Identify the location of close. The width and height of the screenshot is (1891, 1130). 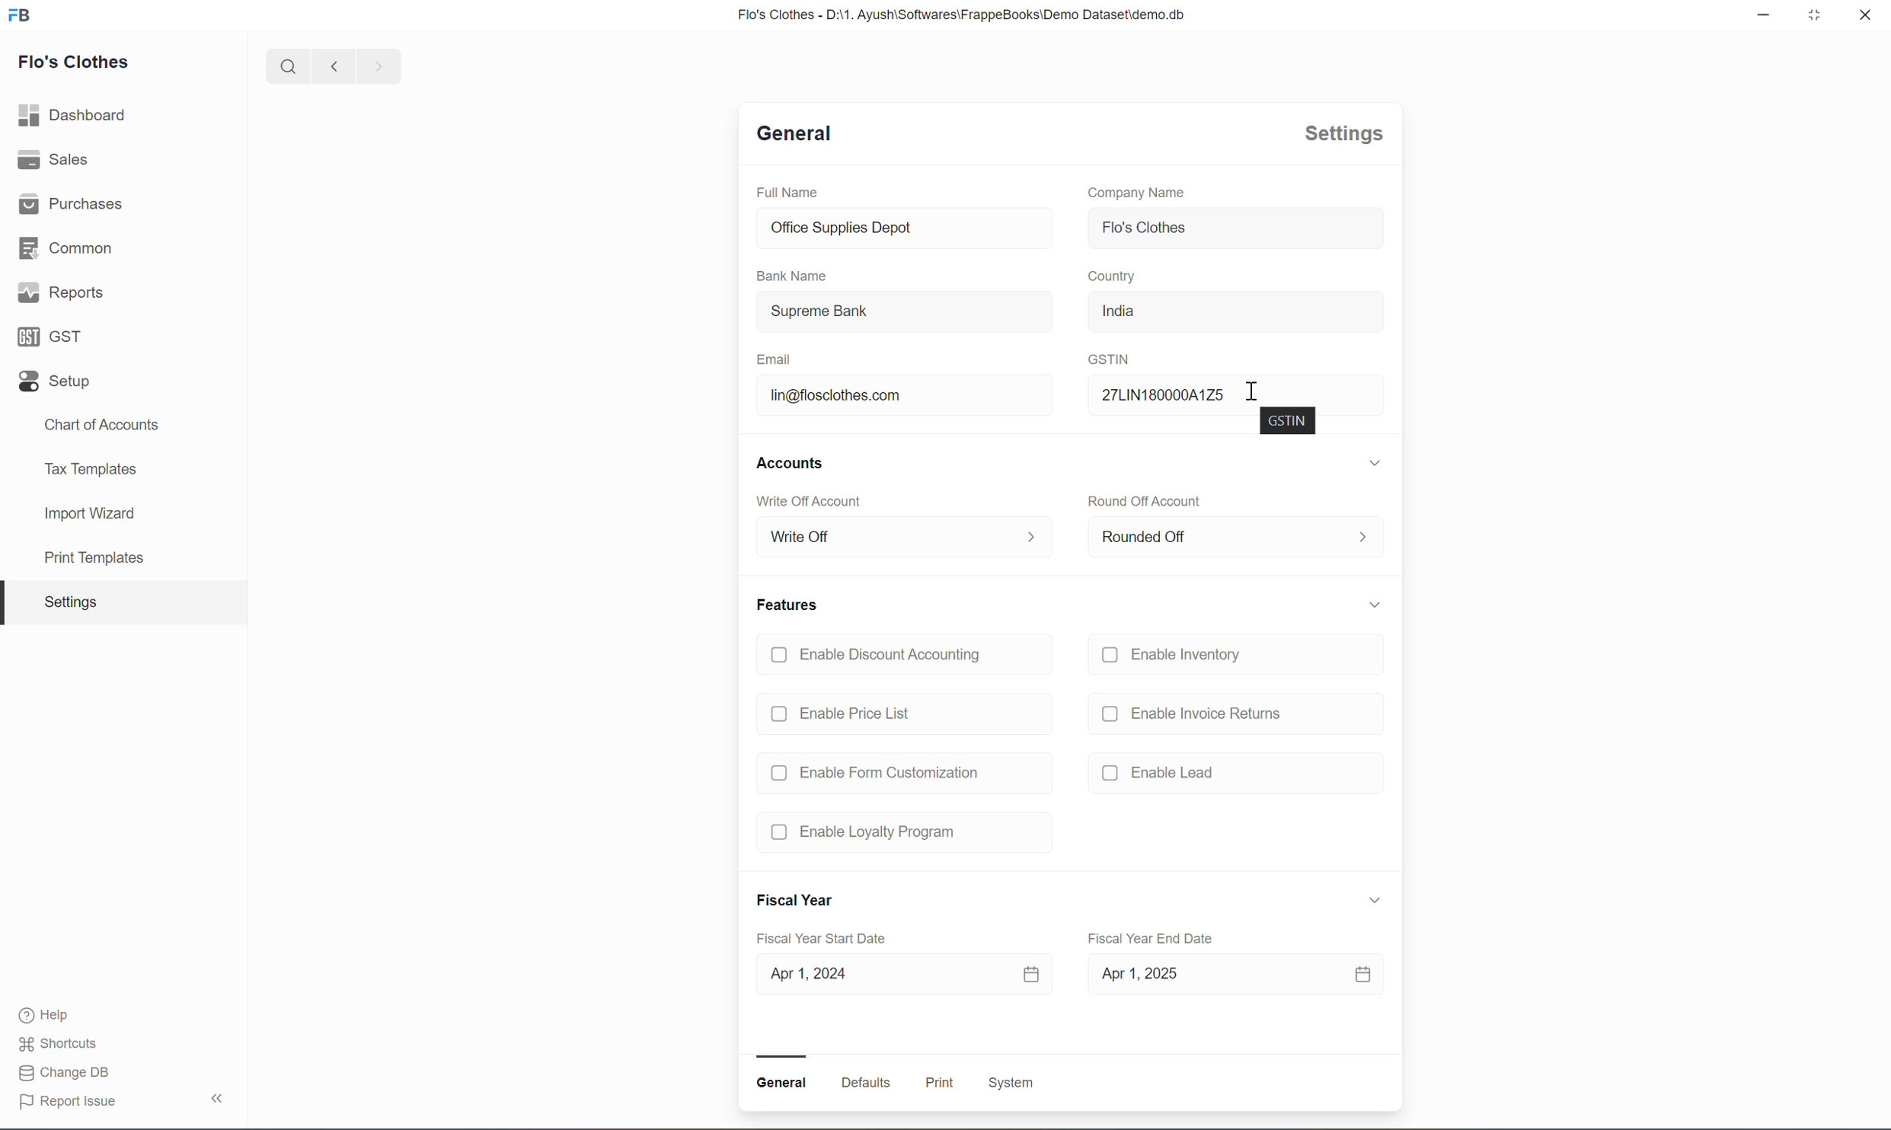
(1864, 14).